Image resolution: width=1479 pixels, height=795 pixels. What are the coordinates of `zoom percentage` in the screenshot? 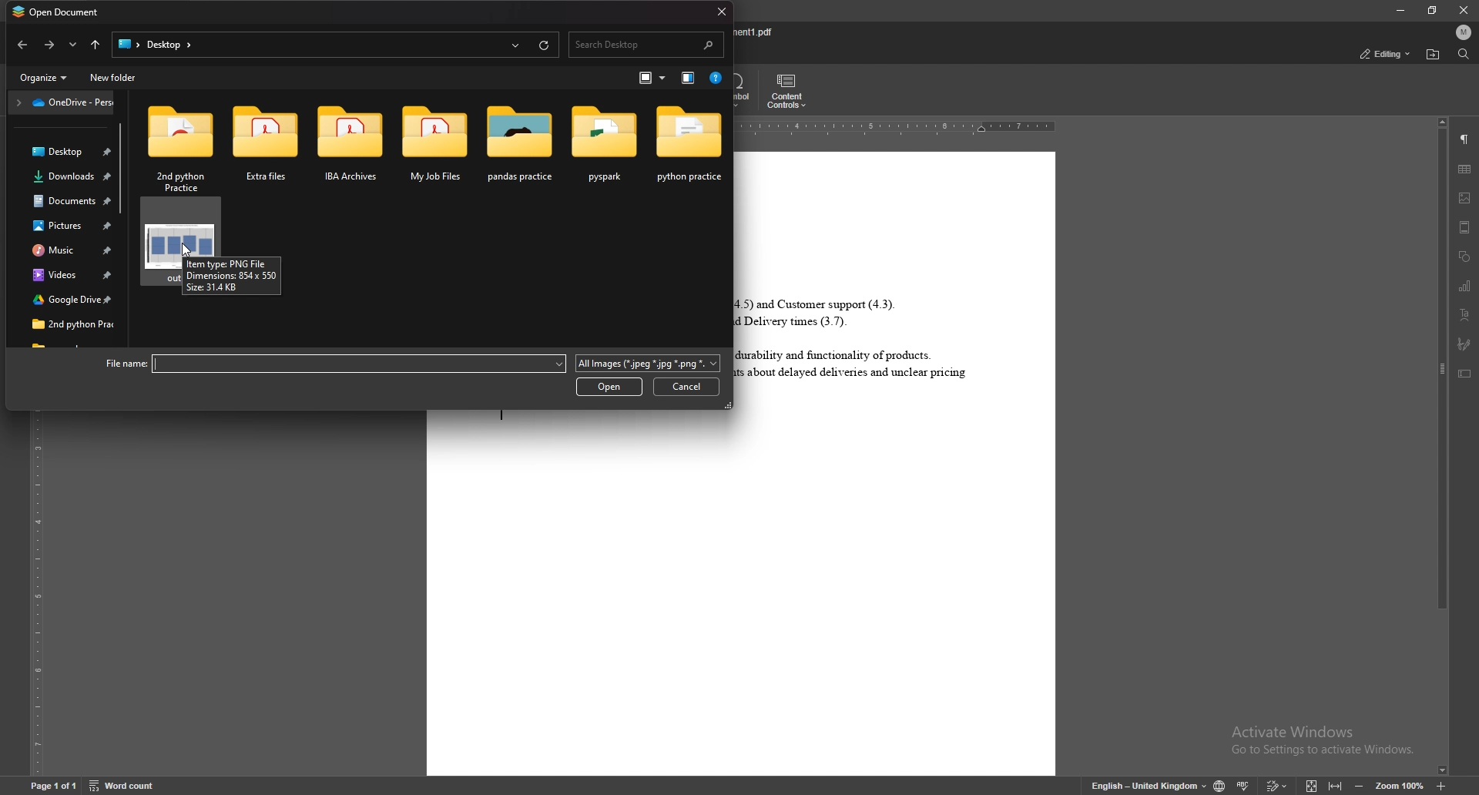 It's located at (1397, 785).